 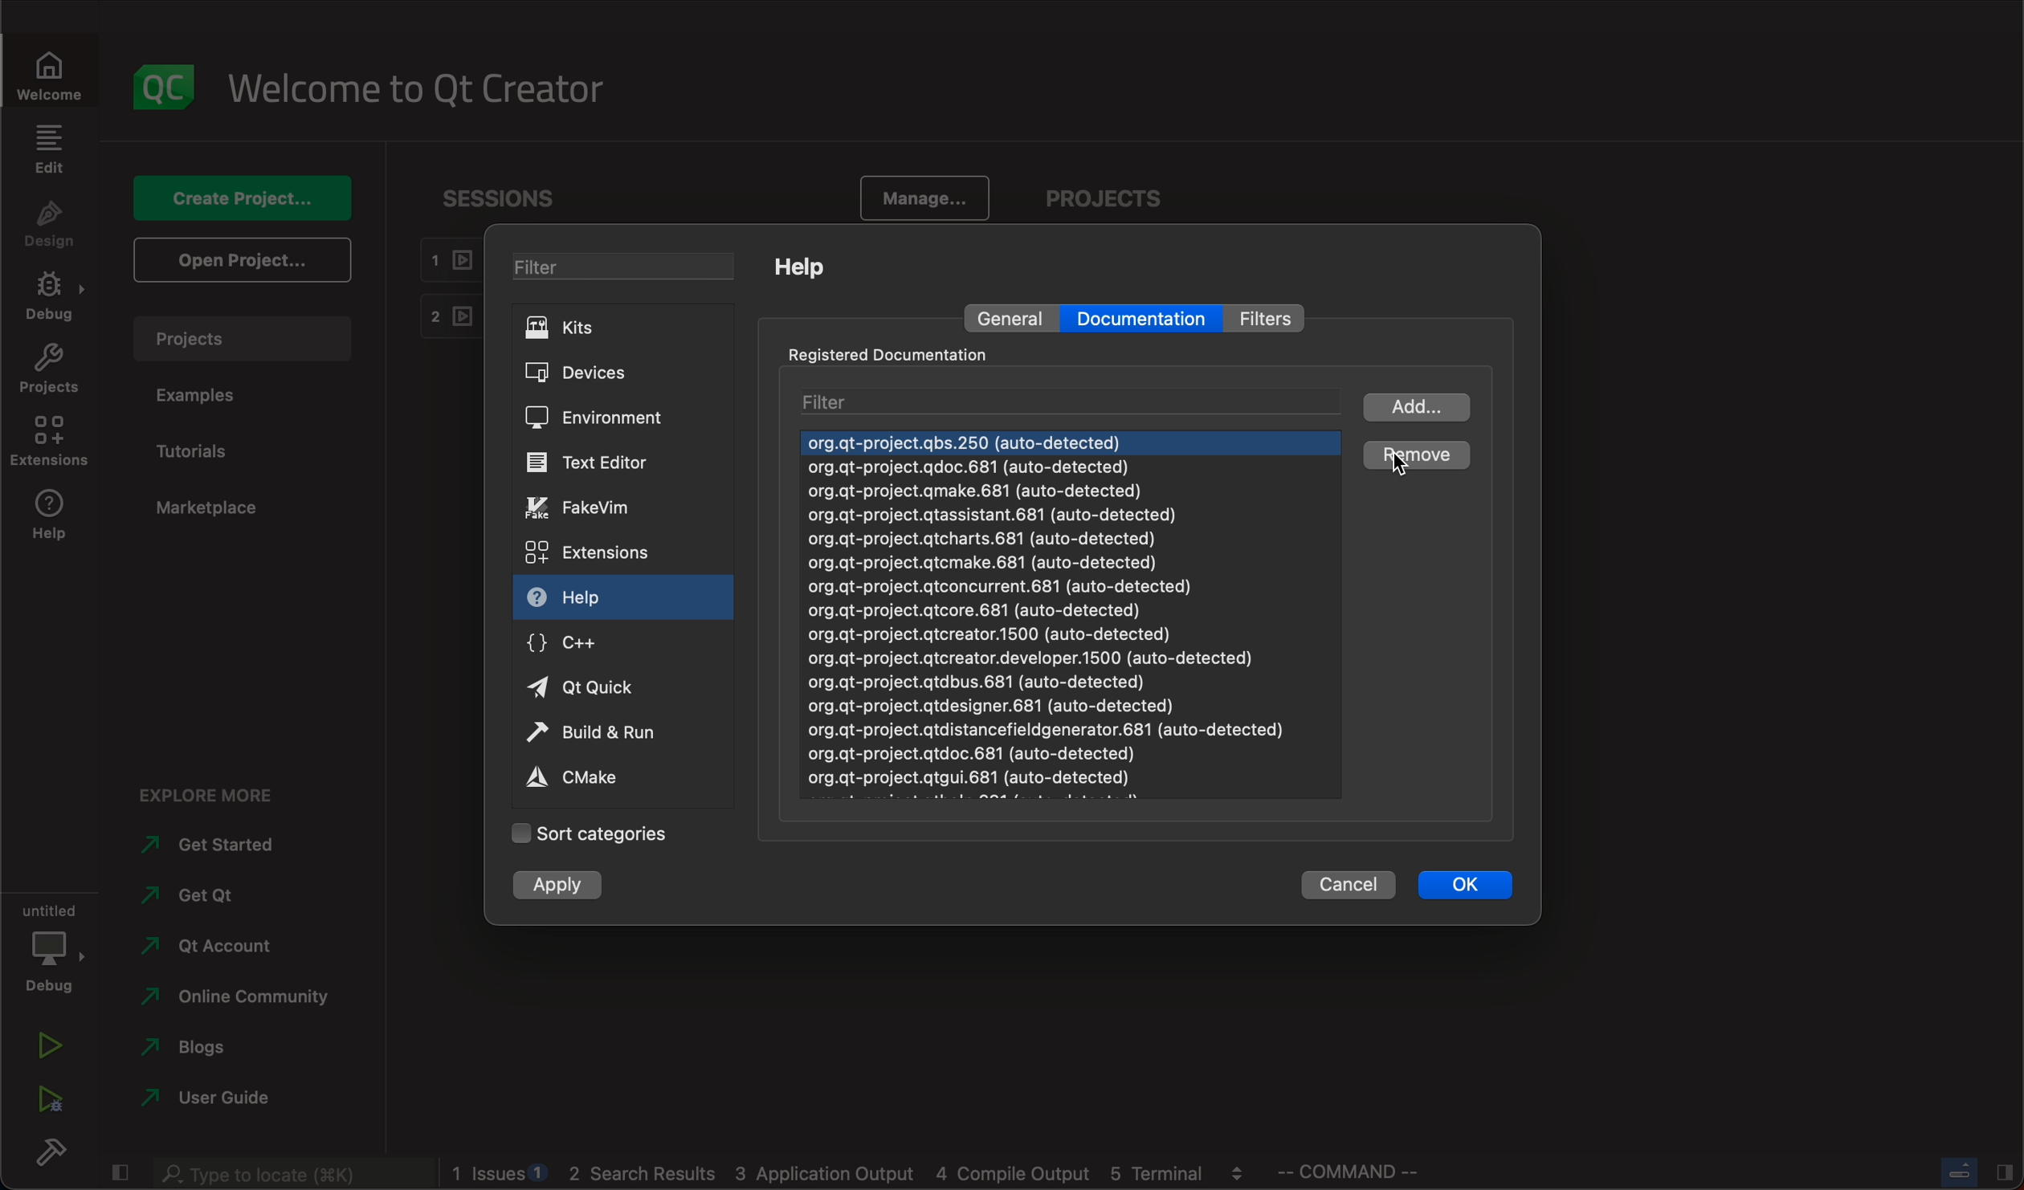 I want to click on cursor, so click(x=1416, y=461).